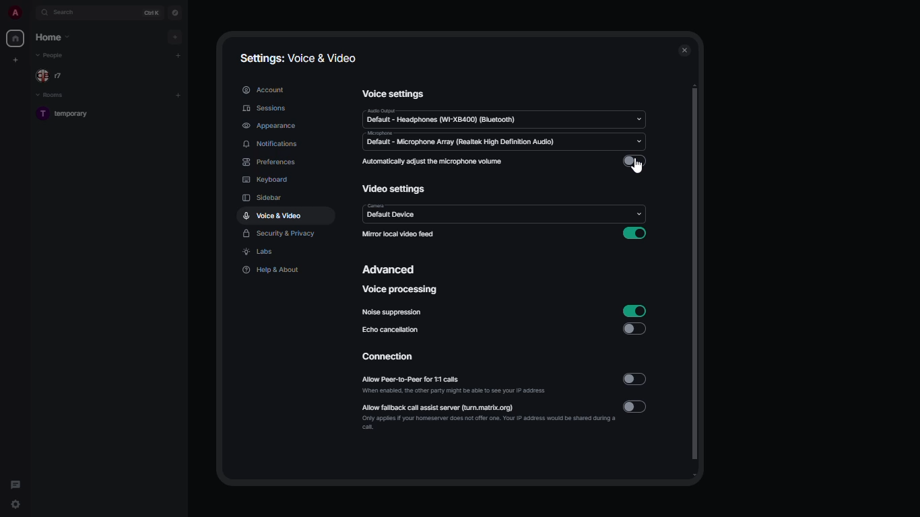  What do you see at coordinates (635, 379) in the screenshot?
I see `disabled` at bounding box center [635, 379].